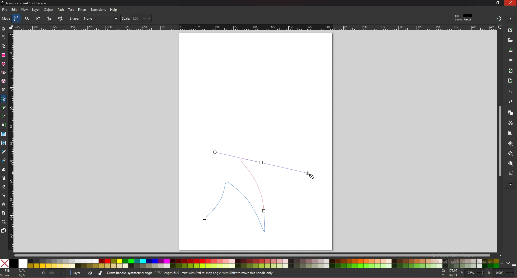  I want to click on undo, so click(511, 92).